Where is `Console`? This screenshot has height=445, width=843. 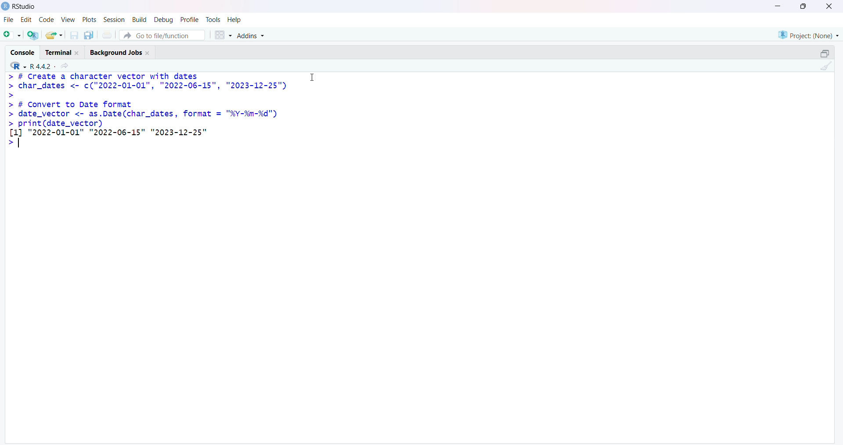 Console is located at coordinates (23, 51).